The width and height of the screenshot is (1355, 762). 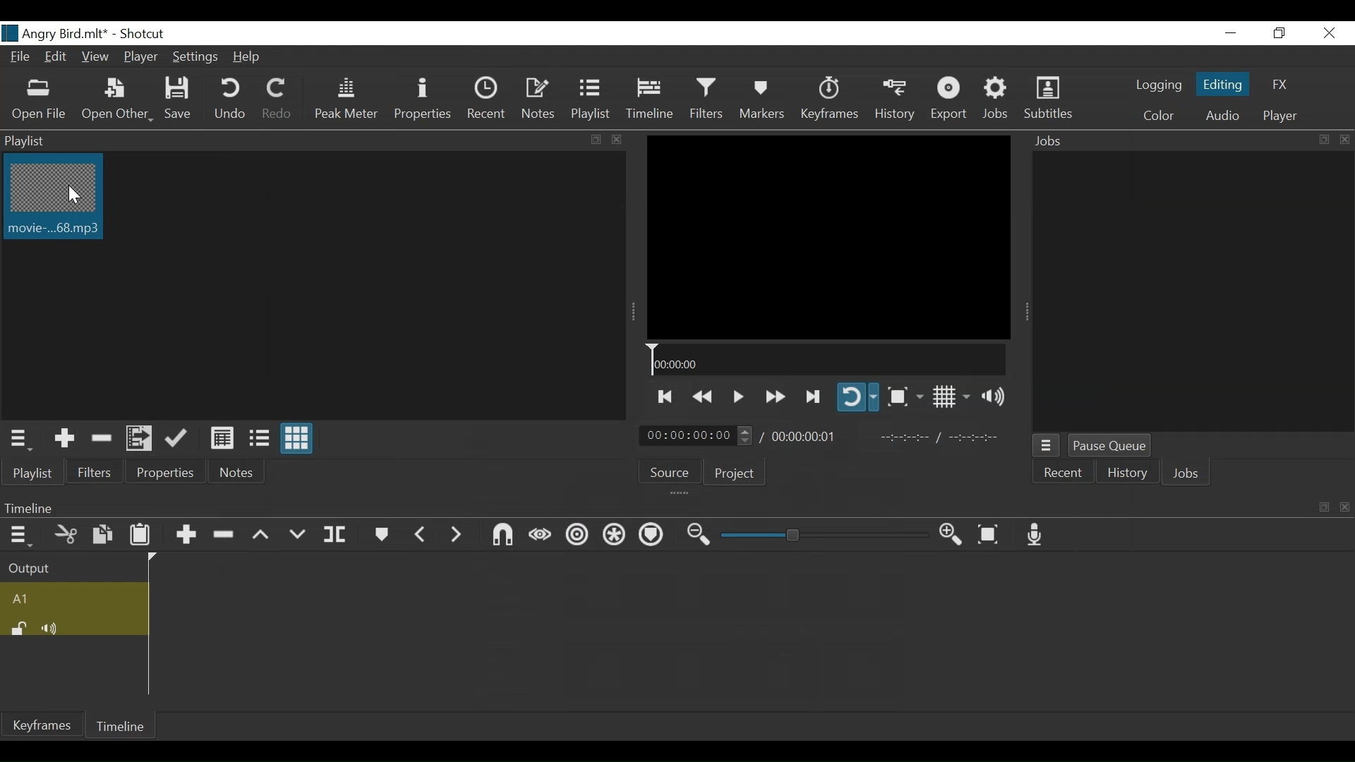 I want to click on Add the Source to the playlist, so click(x=65, y=439).